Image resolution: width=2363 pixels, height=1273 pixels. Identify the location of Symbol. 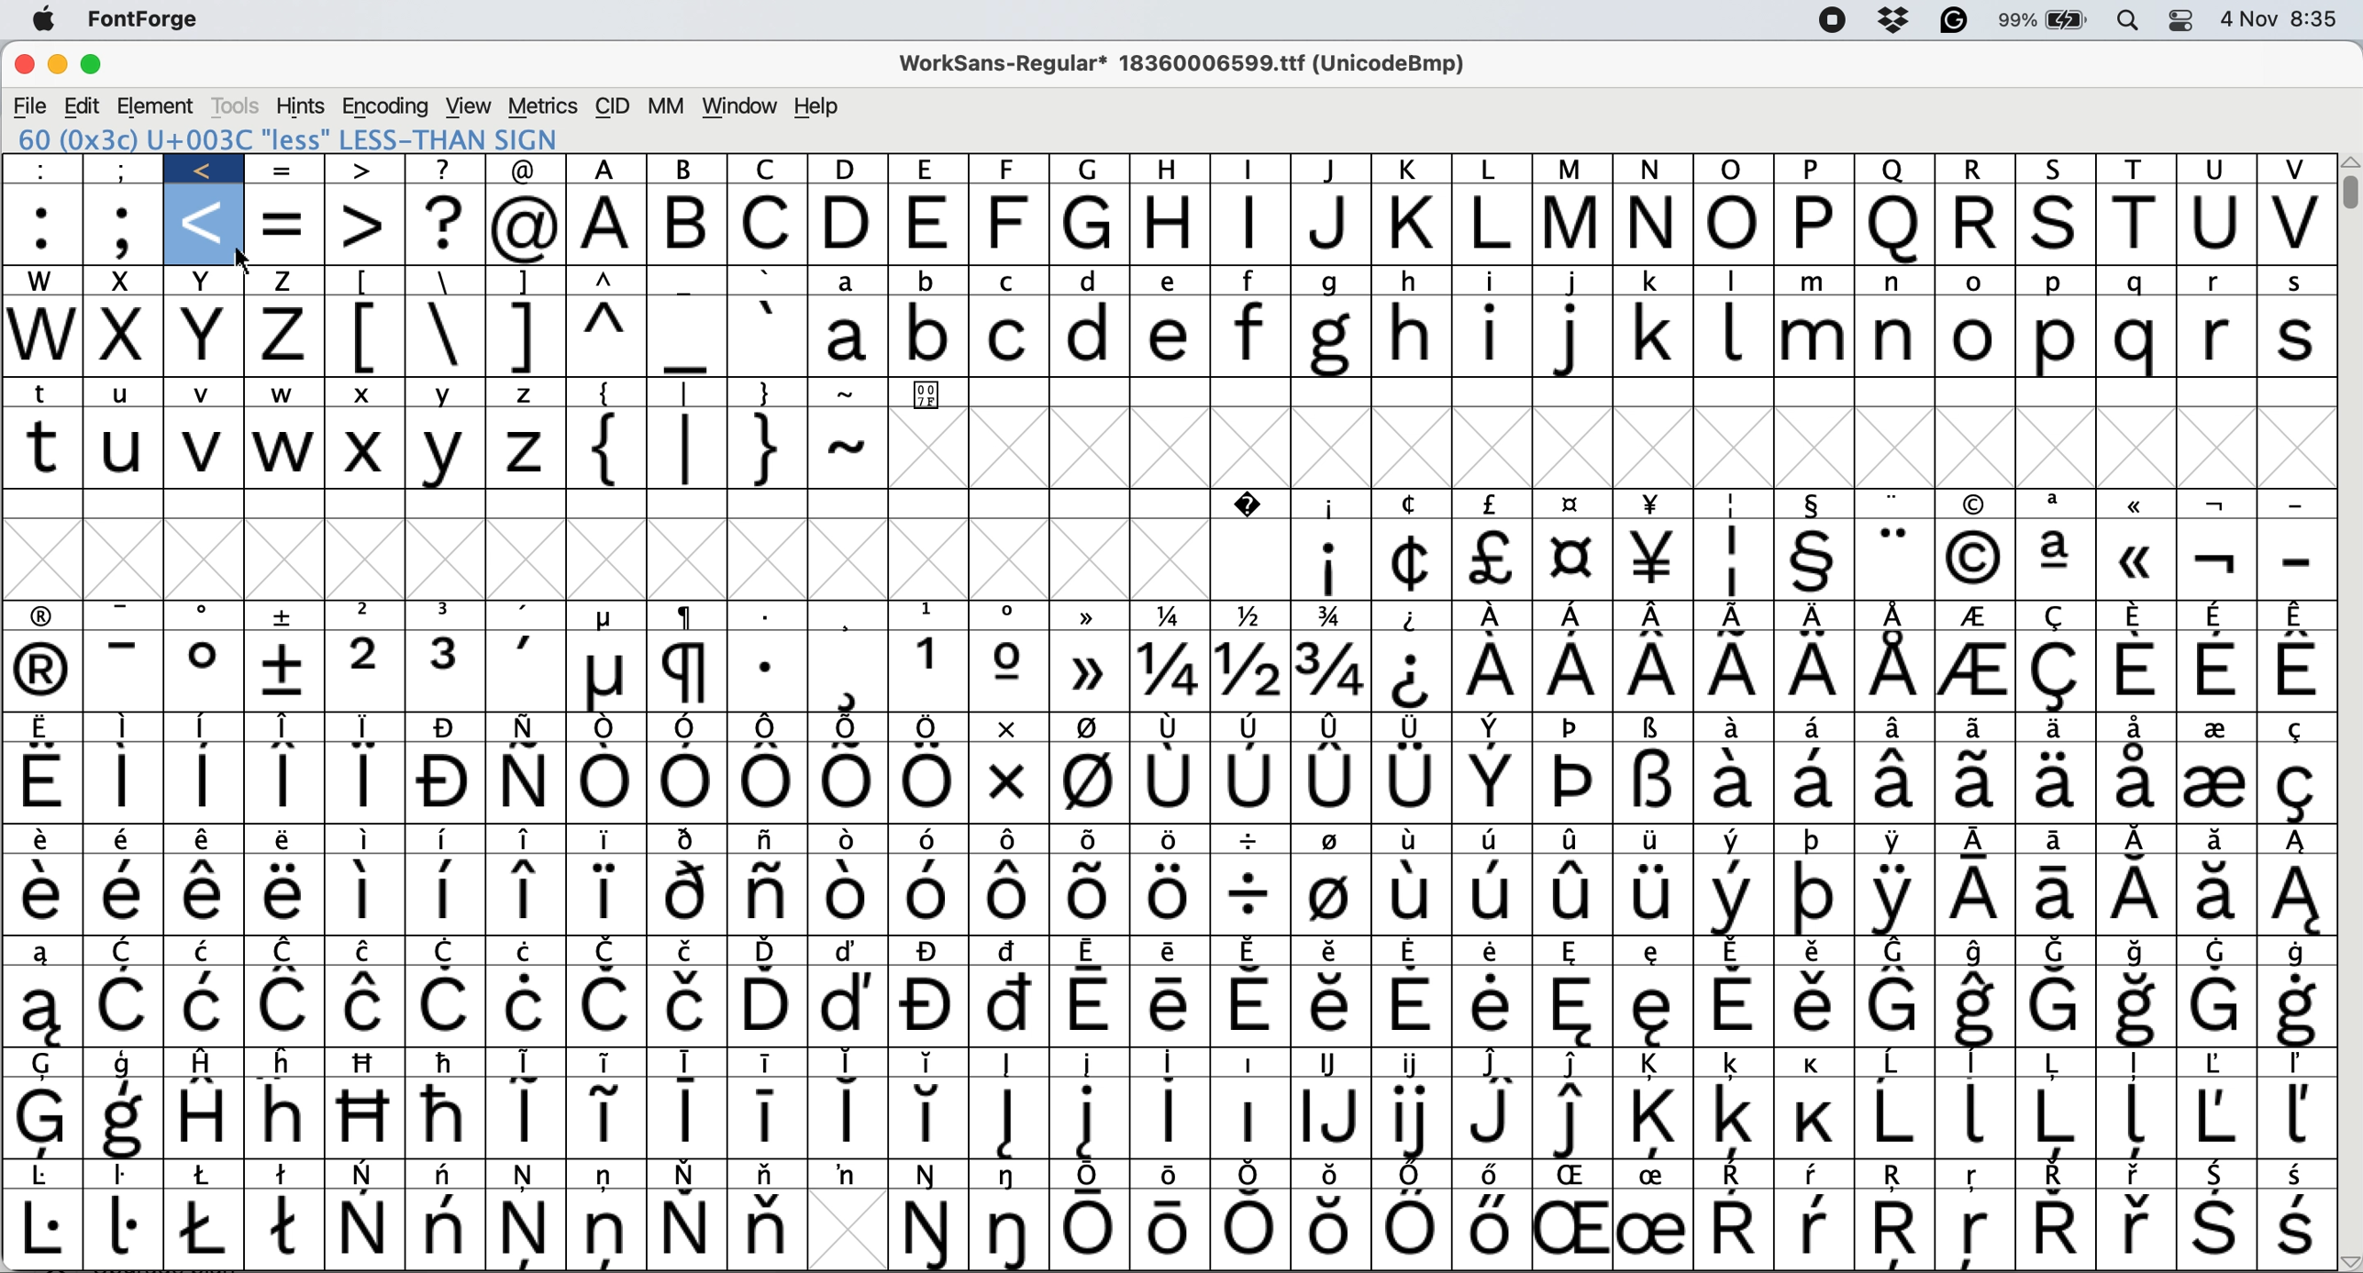
(289, 951).